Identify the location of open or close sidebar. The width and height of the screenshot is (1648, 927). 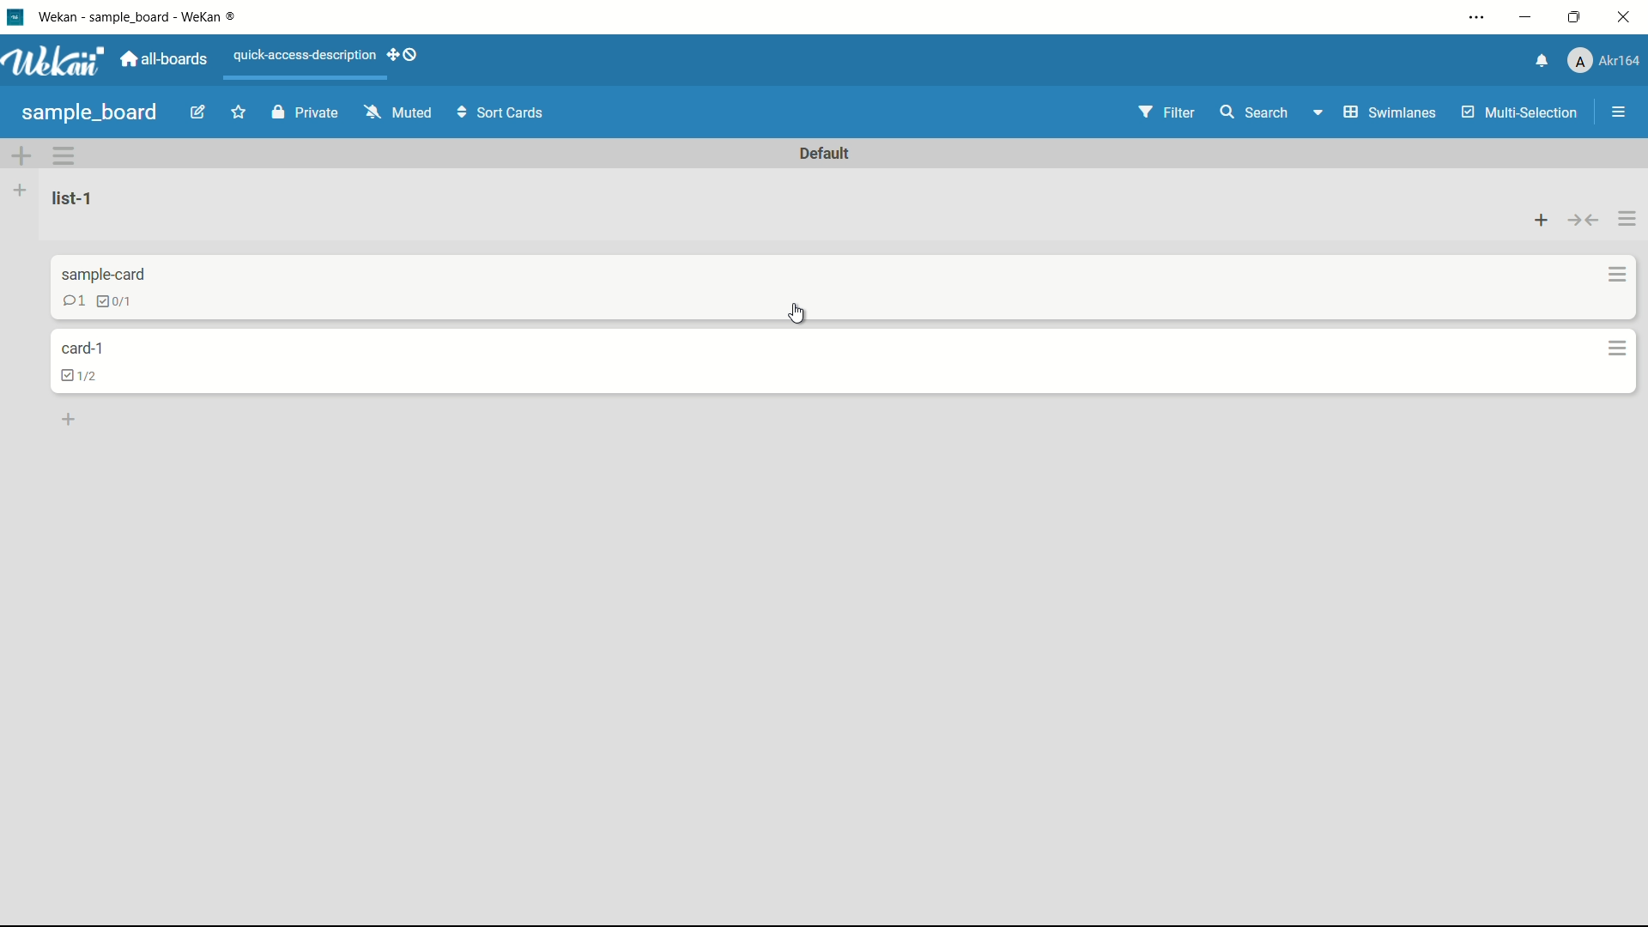
(1618, 112).